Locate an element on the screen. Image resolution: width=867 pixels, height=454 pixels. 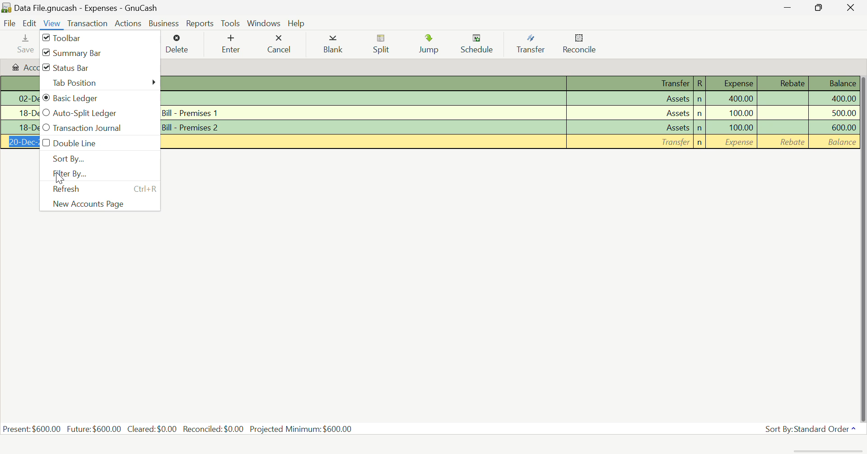
Double Line is located at coordinates (97, 144).